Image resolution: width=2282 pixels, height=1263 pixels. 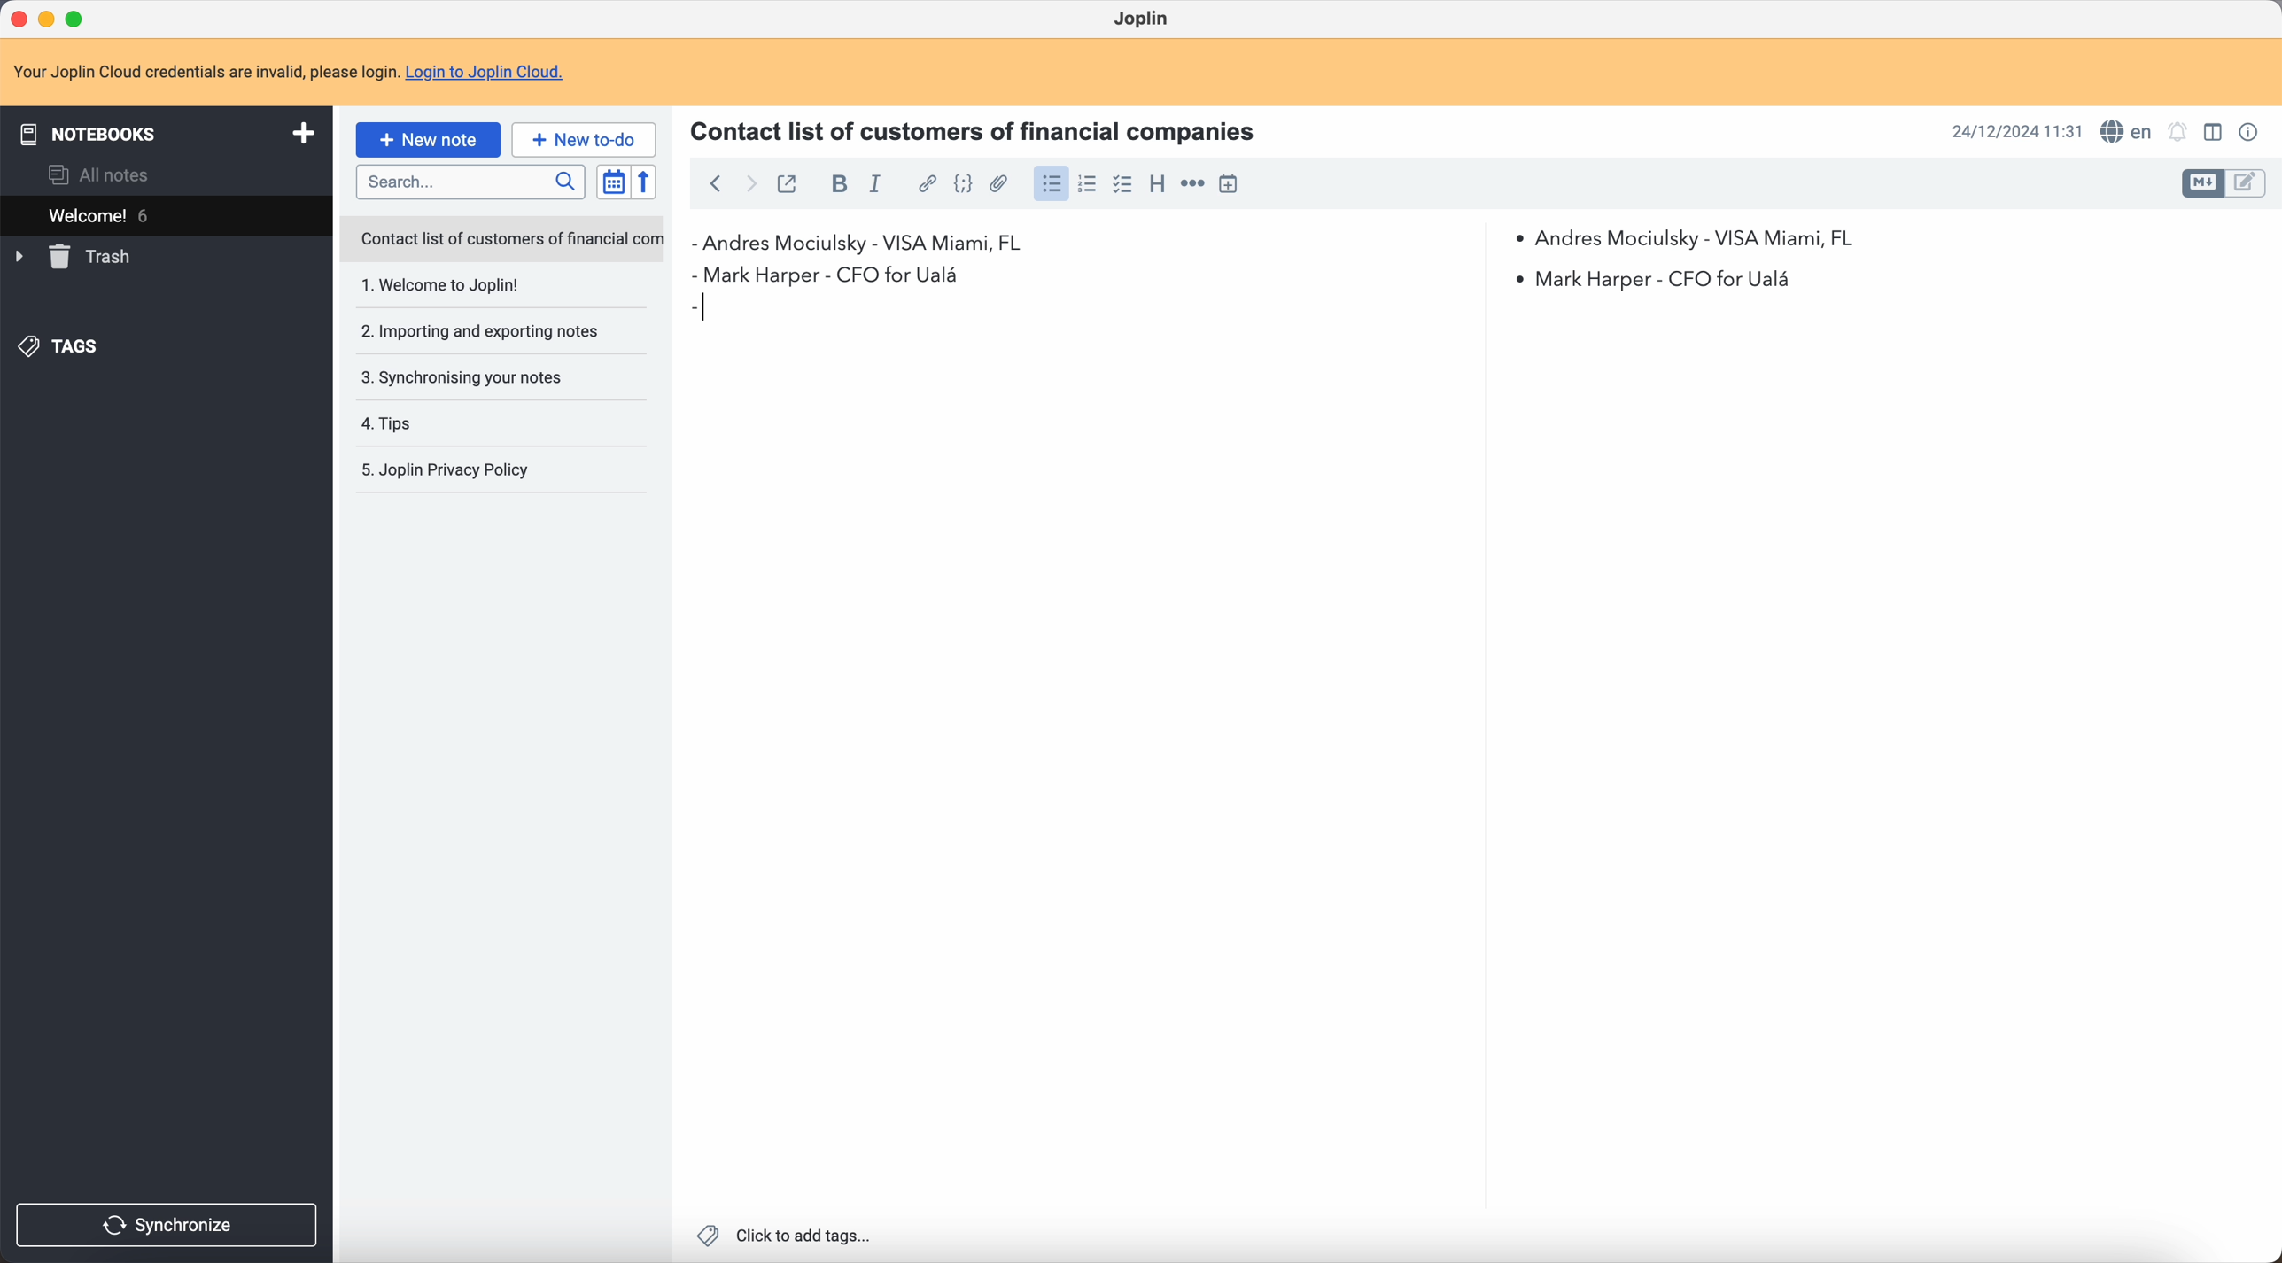 What do you see at coordinates (1874, 754) in the screenshot?
I see `body text` at bounding box center [1874, 754].